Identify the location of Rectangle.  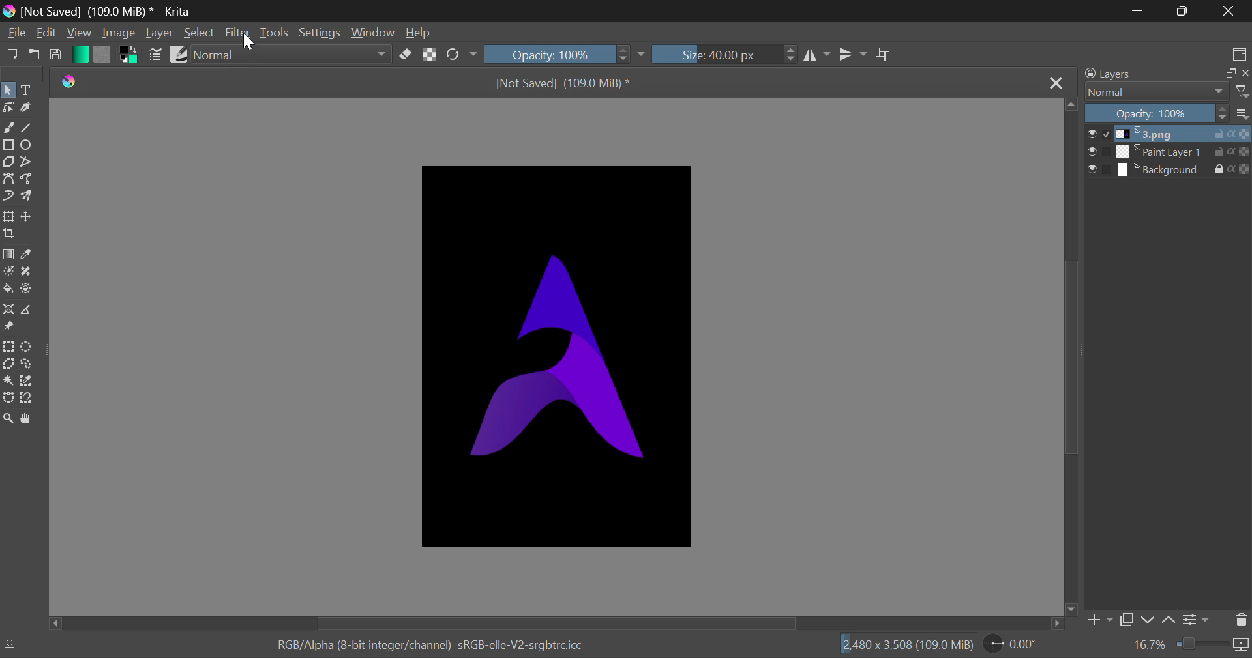
(8, 144).